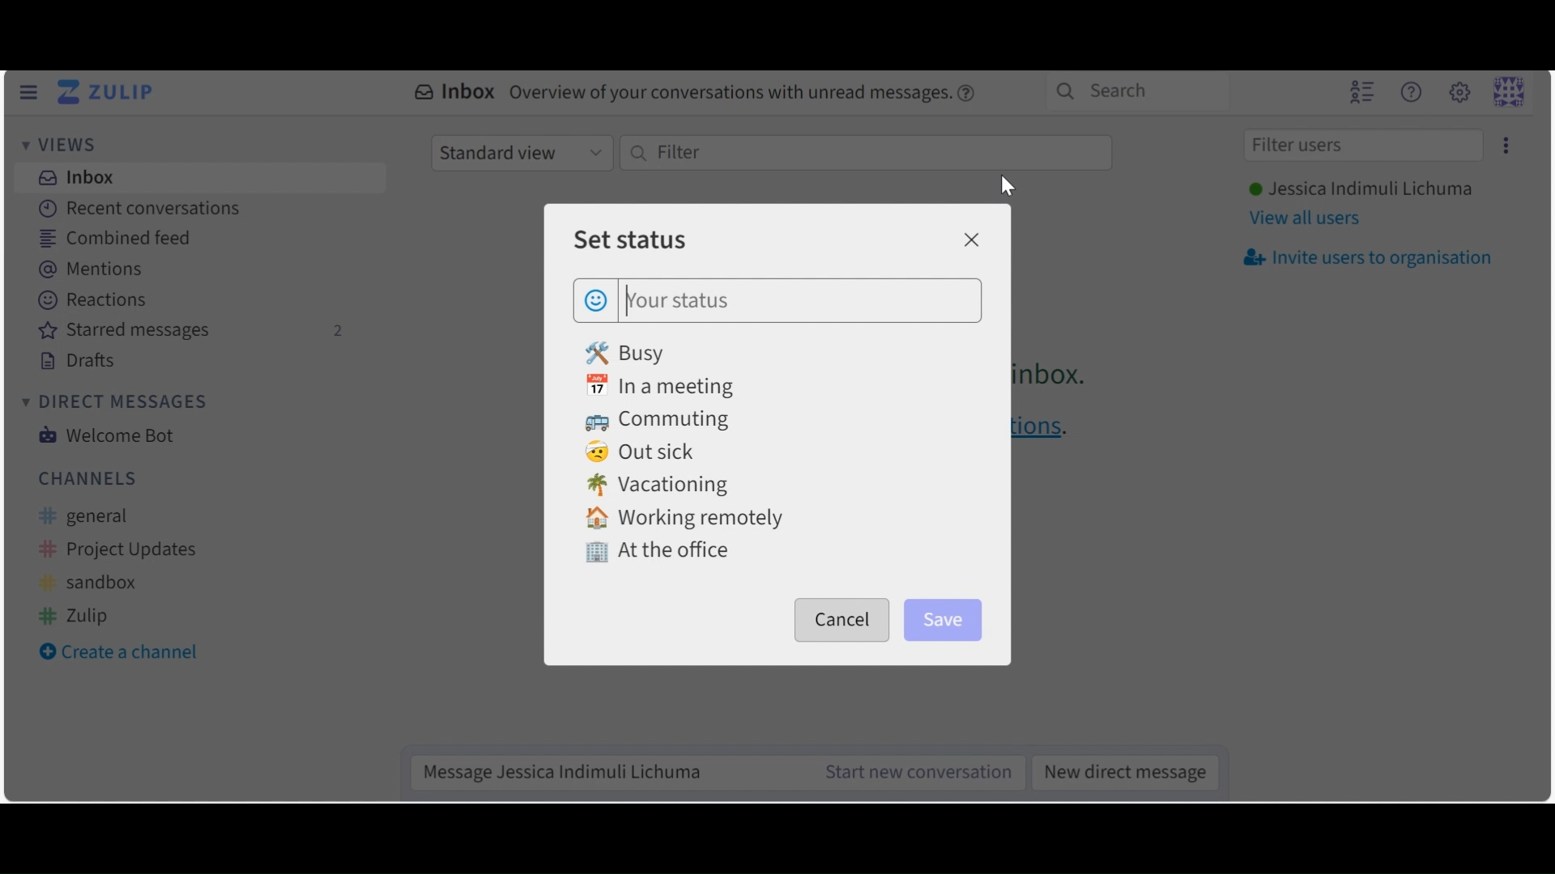 This screenshot has height=874, width=1555. I want to click on Recent Conversations, so click(138, 208).